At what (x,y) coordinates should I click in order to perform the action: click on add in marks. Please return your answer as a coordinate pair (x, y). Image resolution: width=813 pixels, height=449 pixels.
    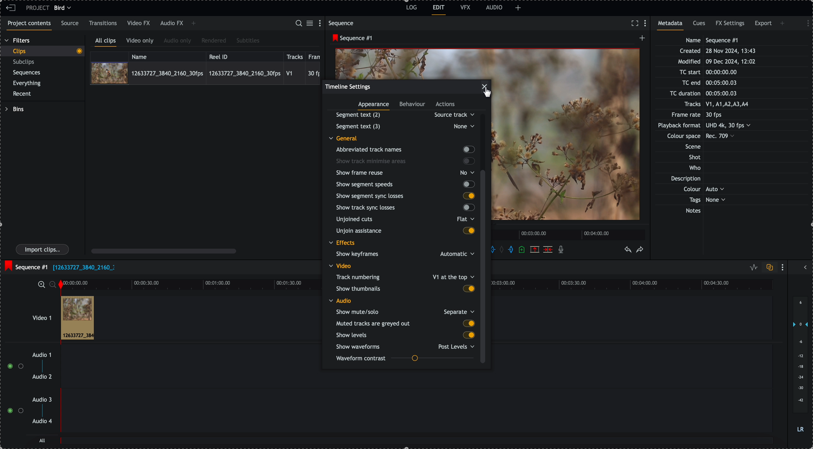
    Looking at the image, I should click on (497, 249).